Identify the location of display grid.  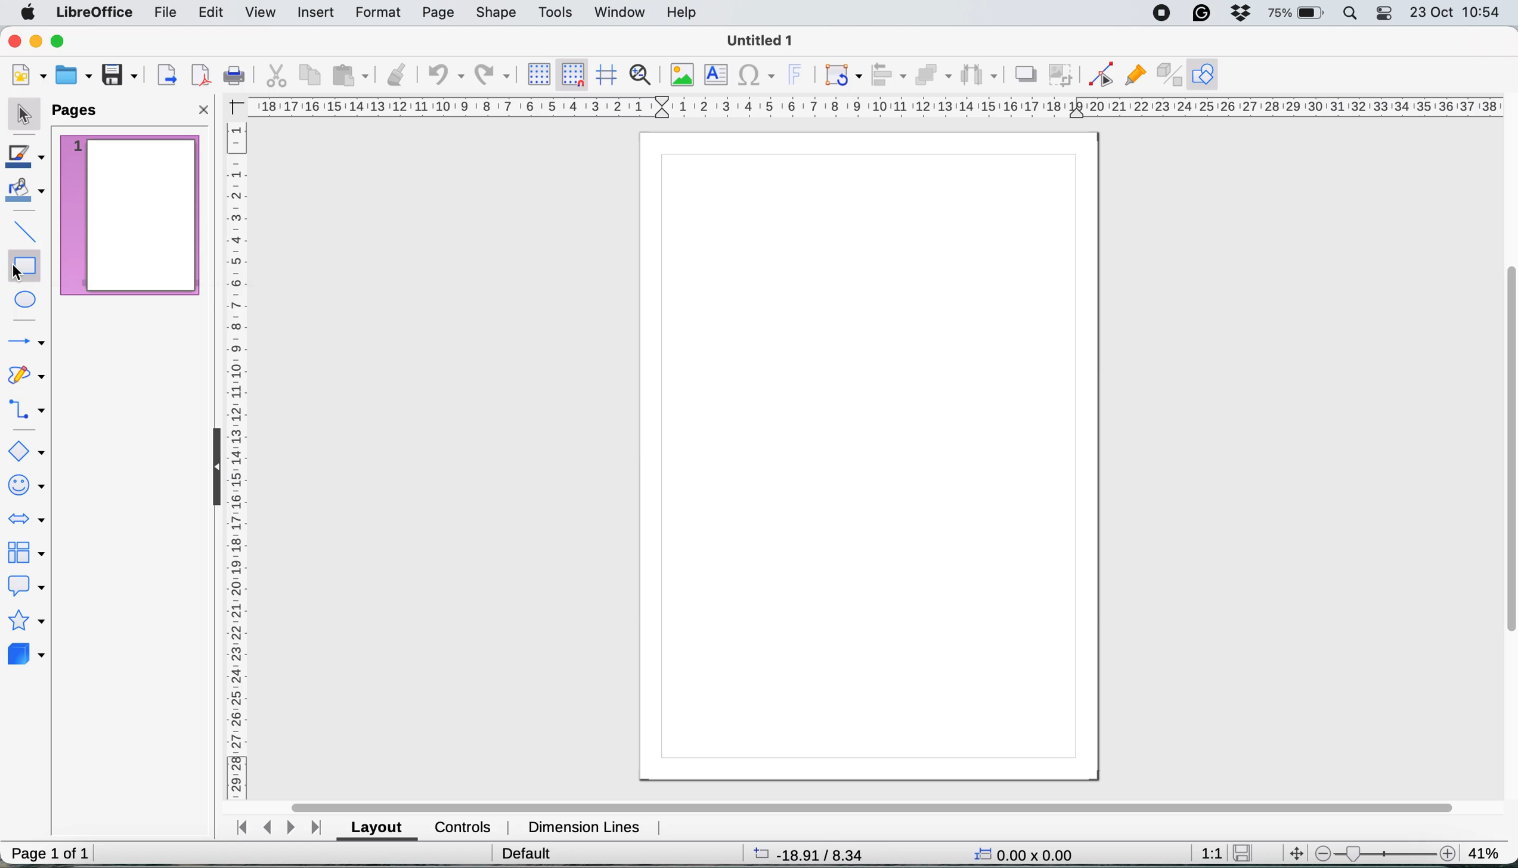
(539, 73).